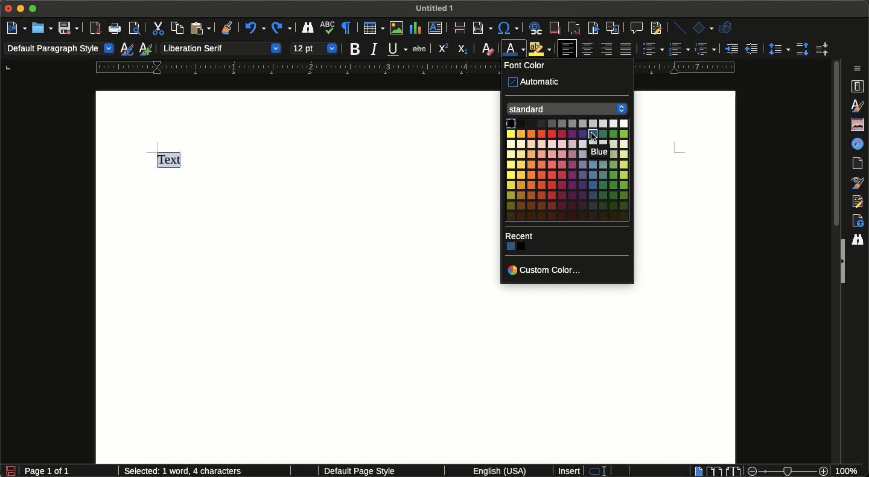  Describe the element at coordinates (488, 49) in the screenshot. I see `Clear direct formatting` at that location.